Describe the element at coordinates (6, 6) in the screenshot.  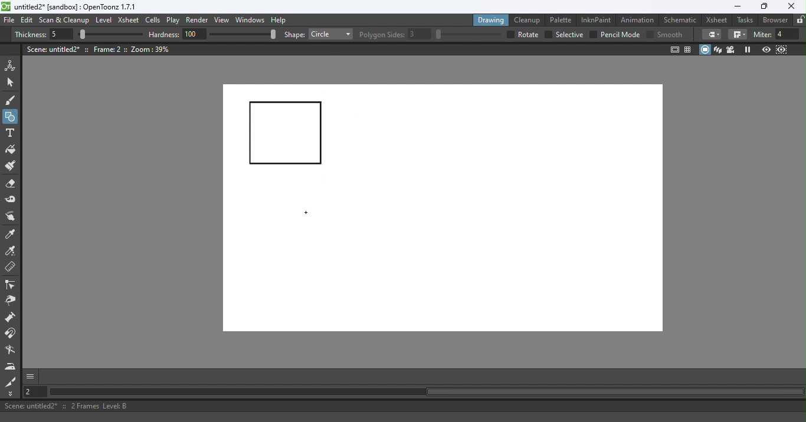
I see `logo` at that location.